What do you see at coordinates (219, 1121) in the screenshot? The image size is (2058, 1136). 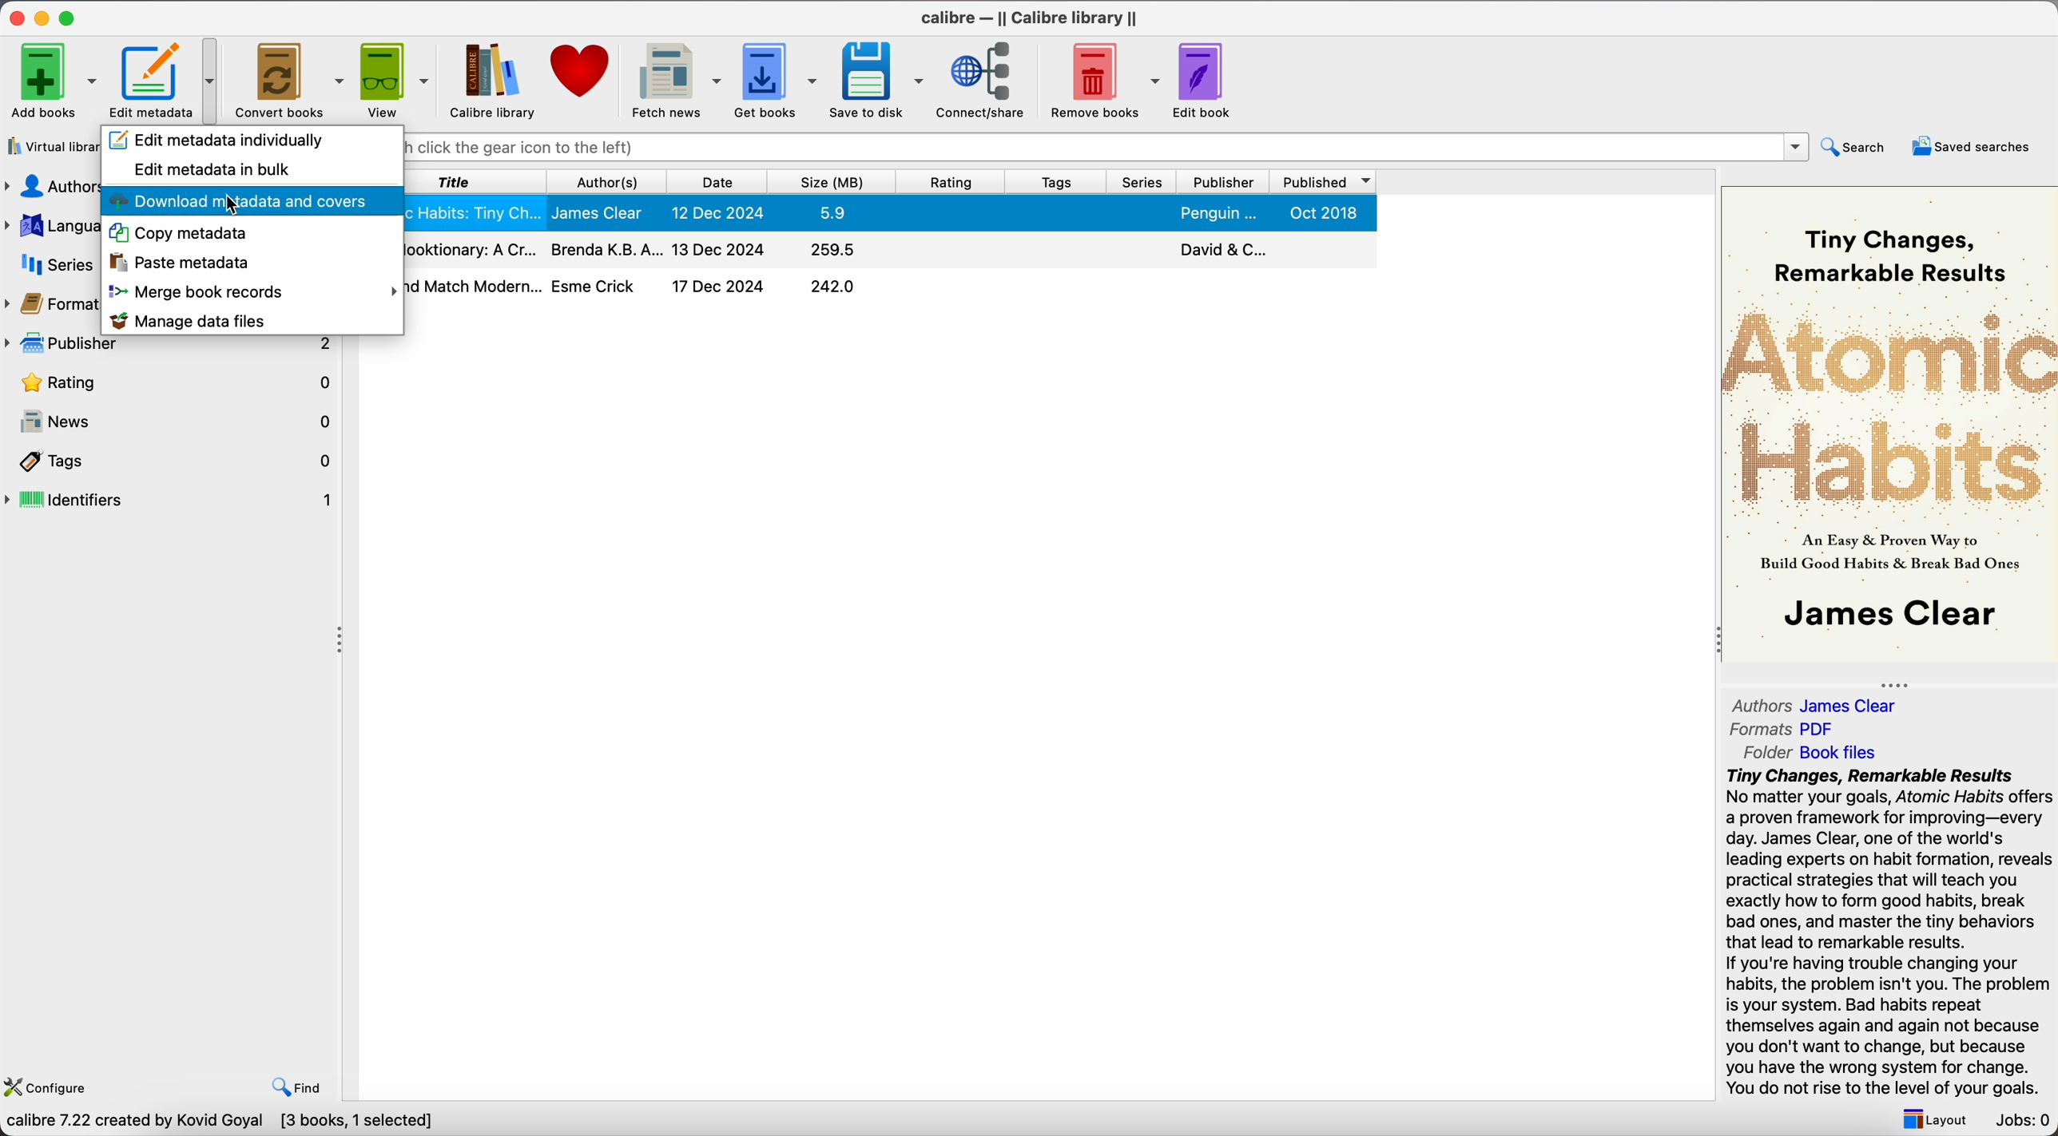 I see `calibre 7.22 created by Kovid Goyal [3 books, 1 selected]` at bounding box center [219, 1121].